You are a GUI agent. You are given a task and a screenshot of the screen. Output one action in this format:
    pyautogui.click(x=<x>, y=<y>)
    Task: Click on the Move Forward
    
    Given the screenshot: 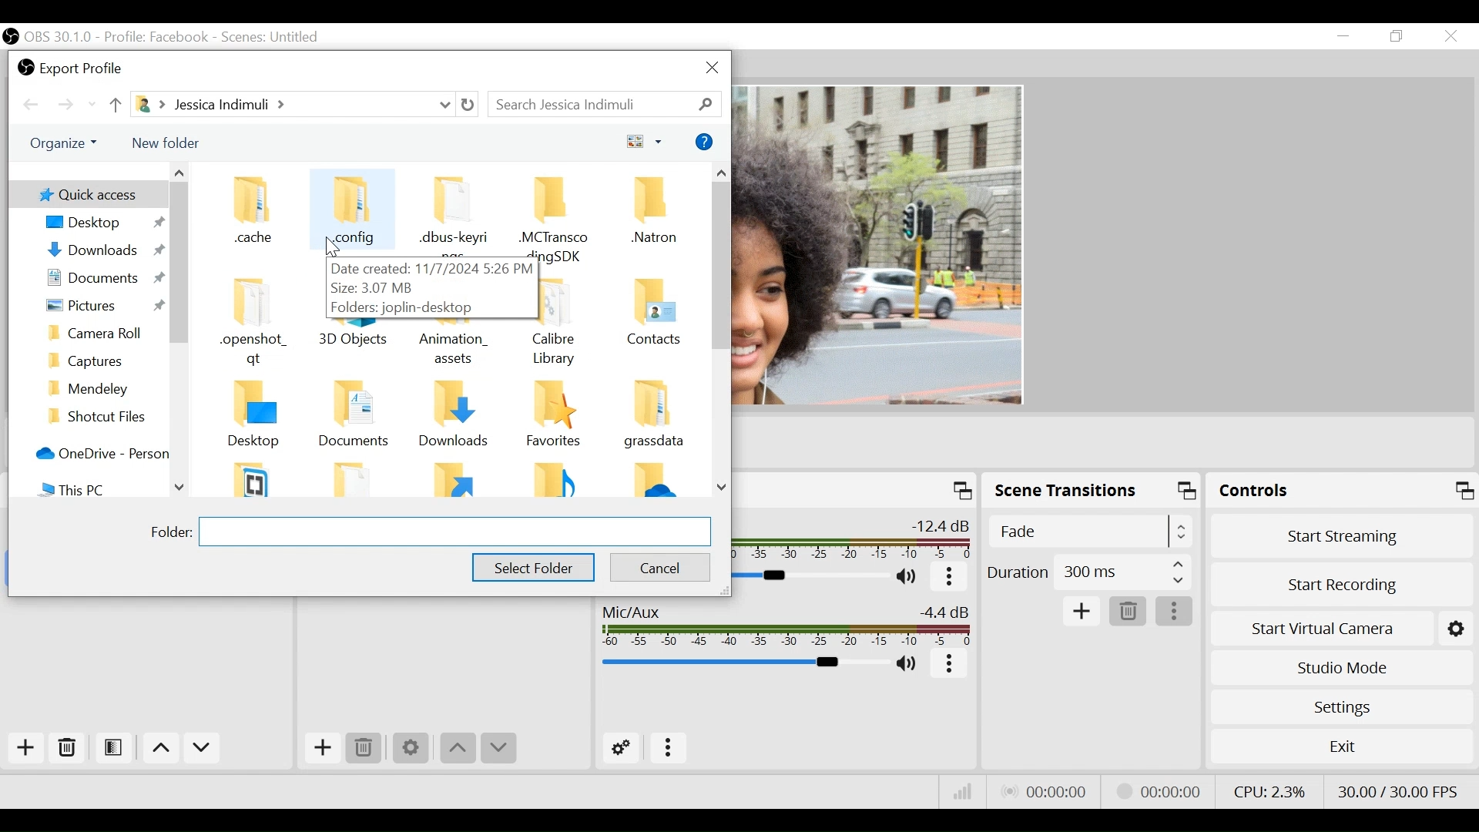 What is the action you would take?
    pyautogui.click(x=72, y=106)
    